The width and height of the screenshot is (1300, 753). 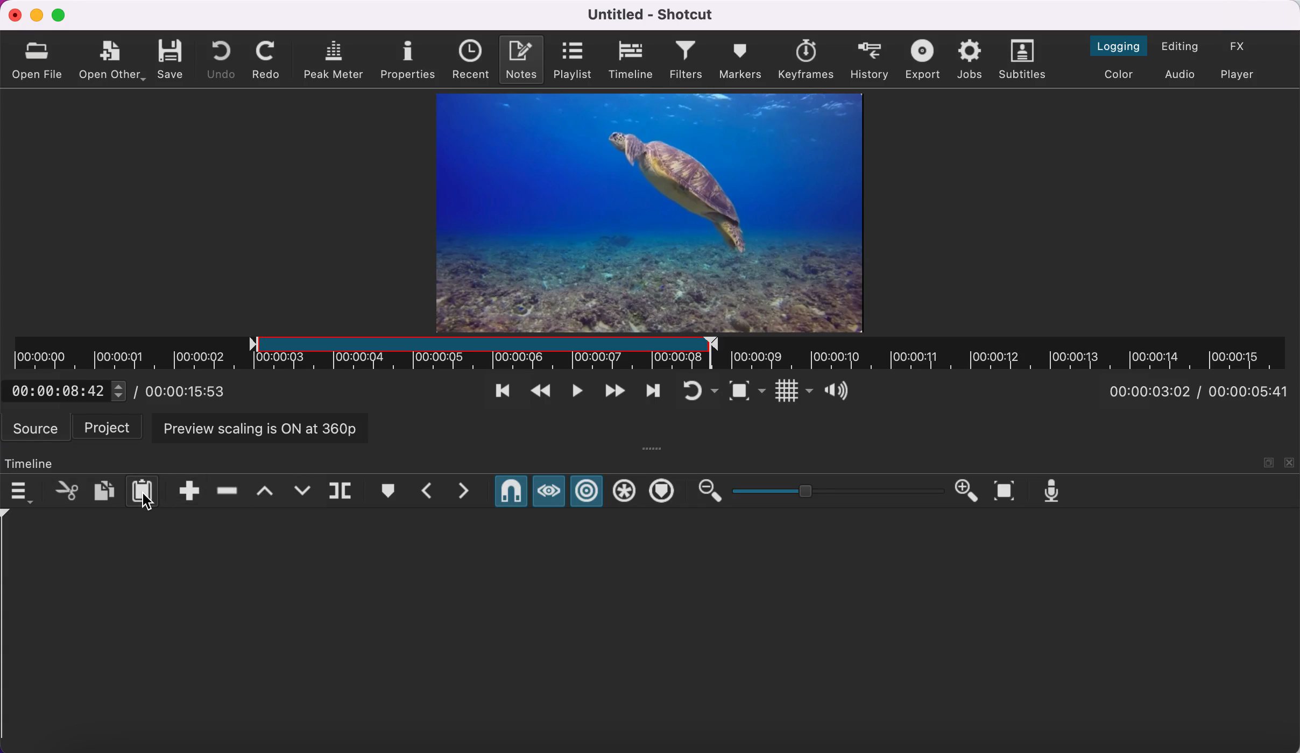 What do you see at coordinates (466, 492) in the screenshot?
I see `next marker` at bounding box center [466, 492].